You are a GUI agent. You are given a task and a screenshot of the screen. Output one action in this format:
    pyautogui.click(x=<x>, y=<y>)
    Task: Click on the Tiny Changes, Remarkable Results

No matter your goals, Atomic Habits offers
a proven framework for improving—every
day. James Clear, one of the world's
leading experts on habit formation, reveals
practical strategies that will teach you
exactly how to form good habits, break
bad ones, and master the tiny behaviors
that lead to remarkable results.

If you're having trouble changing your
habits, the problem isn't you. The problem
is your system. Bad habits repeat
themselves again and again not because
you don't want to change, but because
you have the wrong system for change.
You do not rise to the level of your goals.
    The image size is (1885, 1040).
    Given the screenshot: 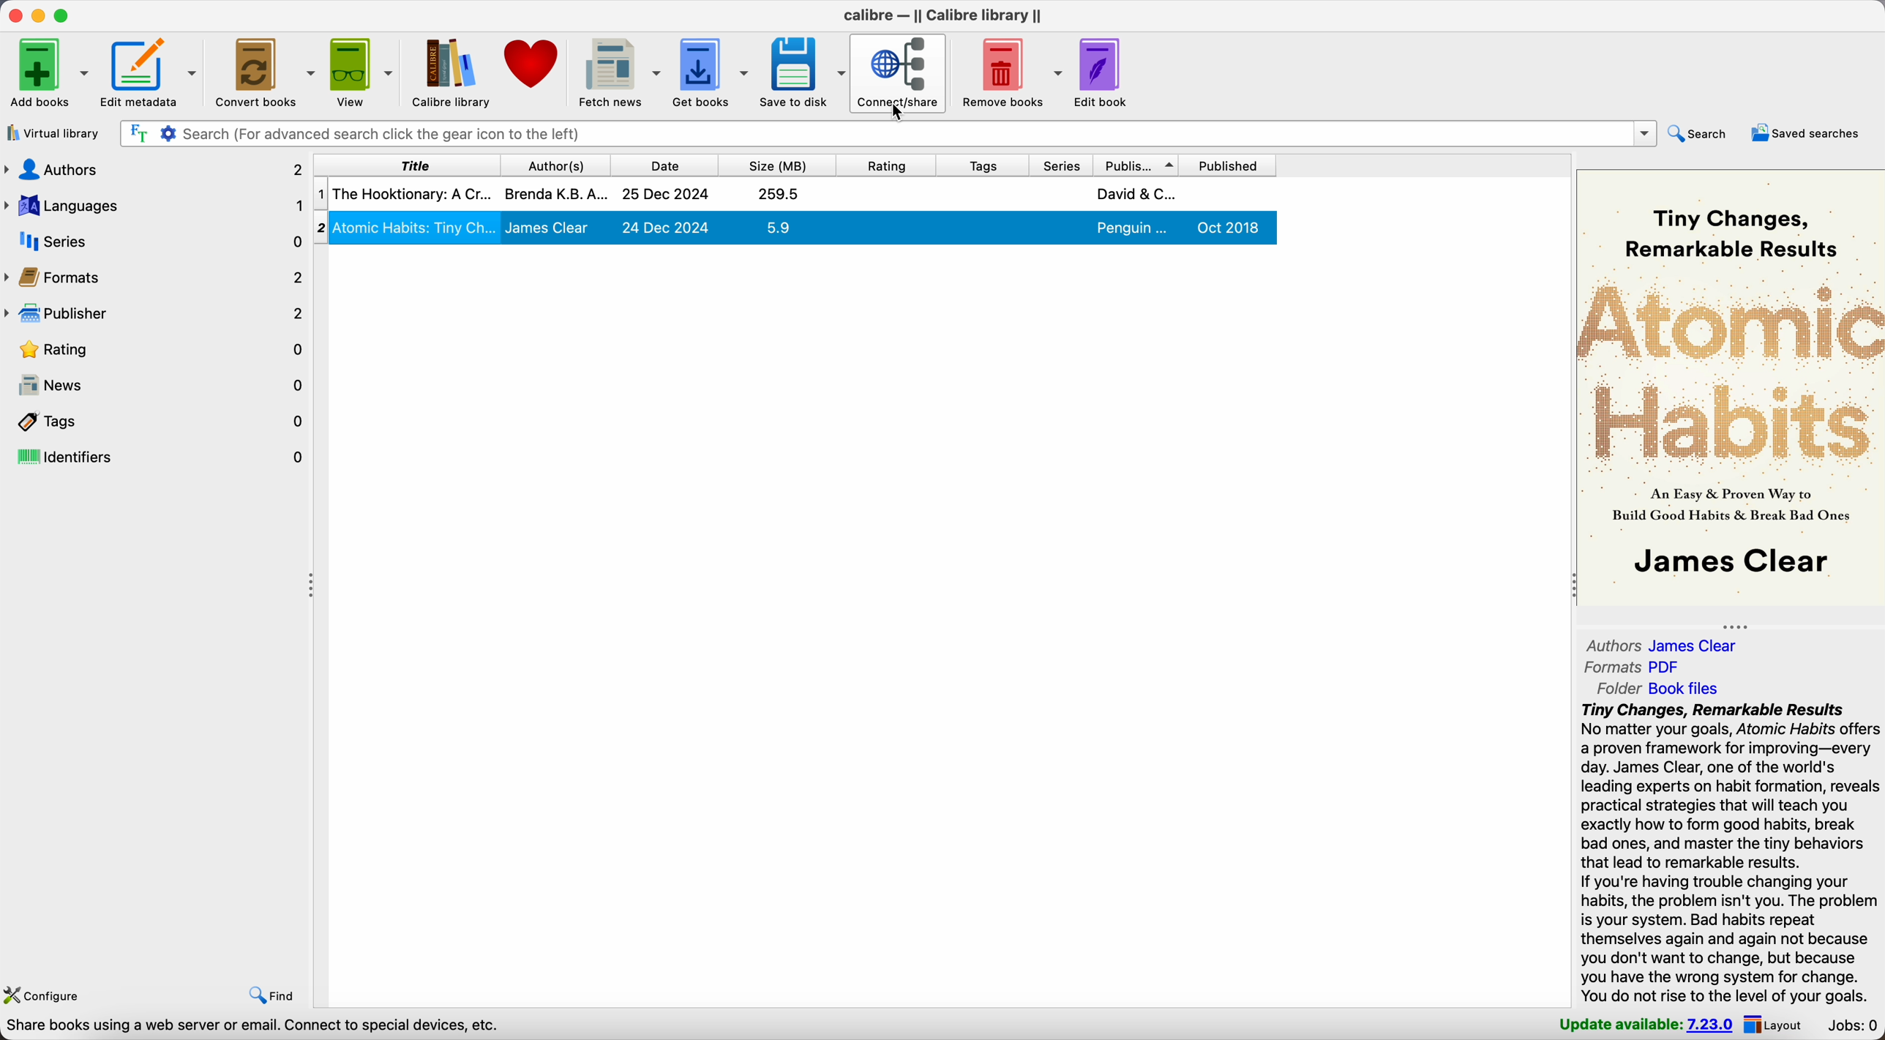 What is the action you would take?
    pyautogui.click(x=1729, y=854)
    